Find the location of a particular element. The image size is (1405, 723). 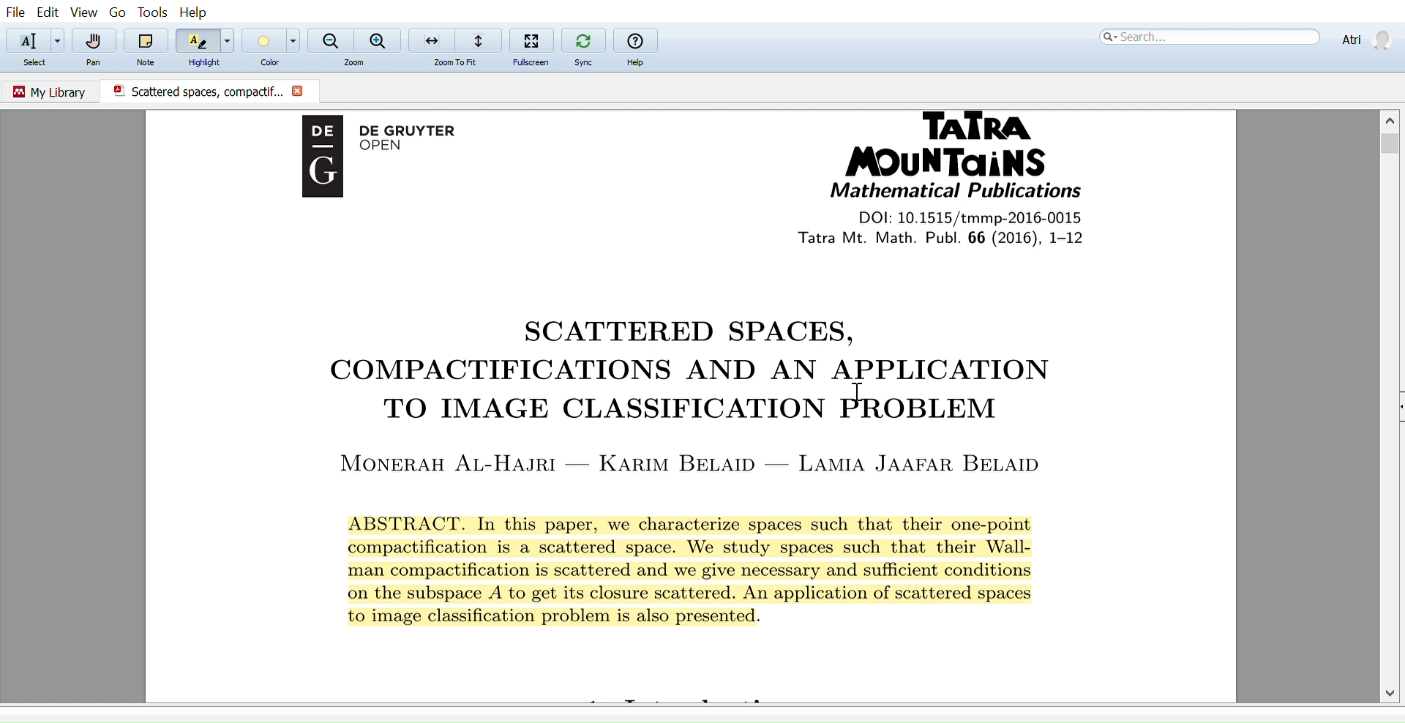

Fullscreen is located at coordinates (528, 63).